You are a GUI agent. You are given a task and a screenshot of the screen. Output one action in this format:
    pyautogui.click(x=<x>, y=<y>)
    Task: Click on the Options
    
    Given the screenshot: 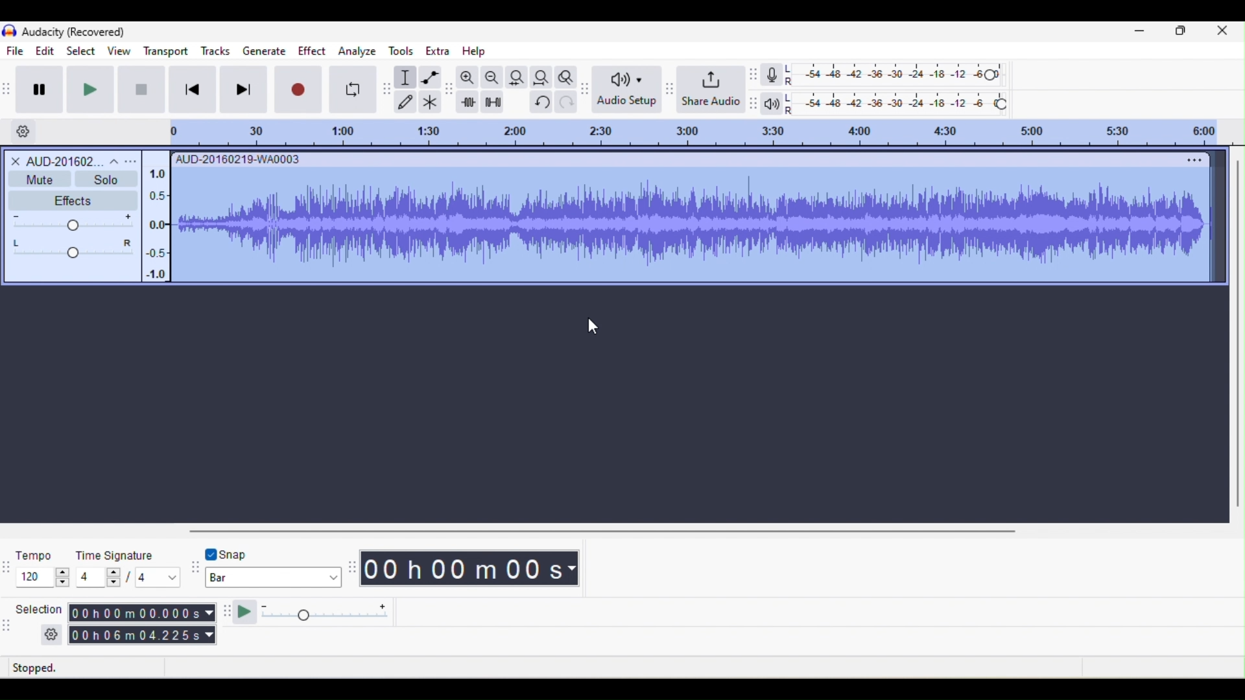 What is the action you would take?
    pyautogui.click(x=1192, y=159)
    